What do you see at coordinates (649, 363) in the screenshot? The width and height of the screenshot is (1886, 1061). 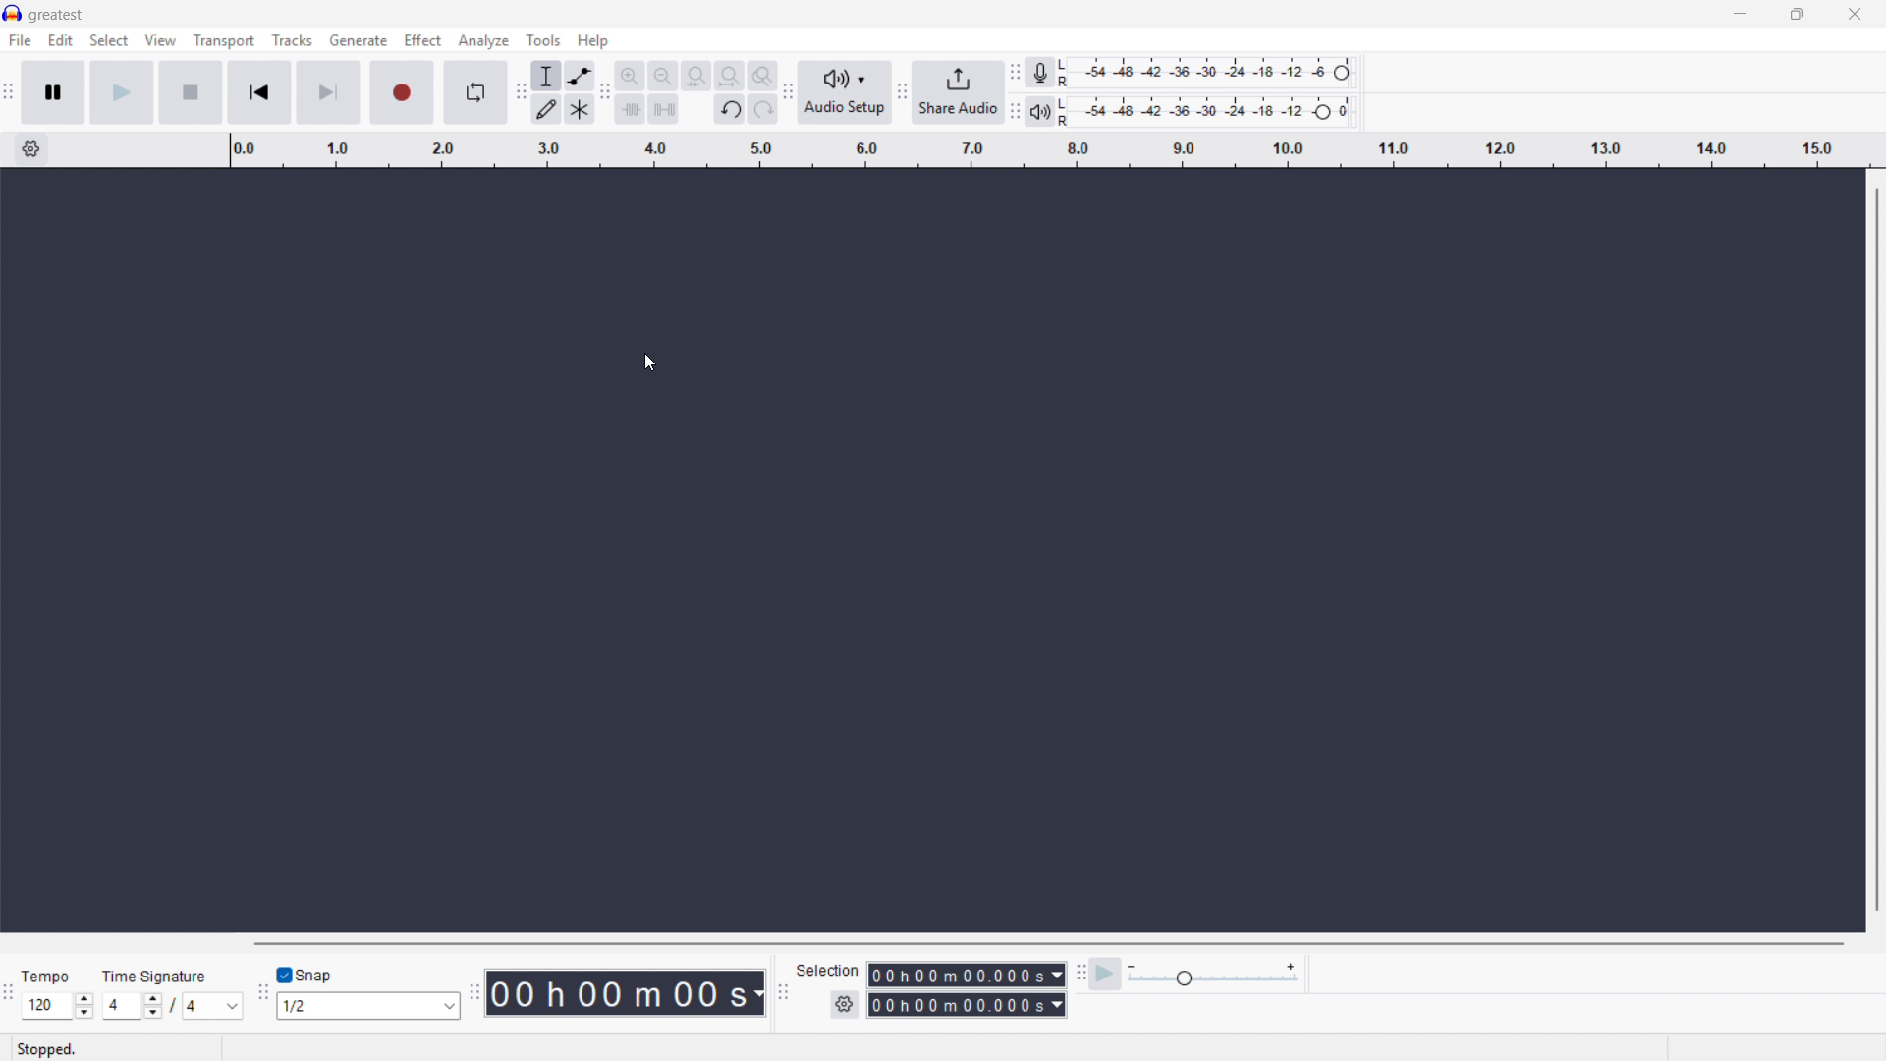 I see `Cursor ` at bounding box center [649, 363].